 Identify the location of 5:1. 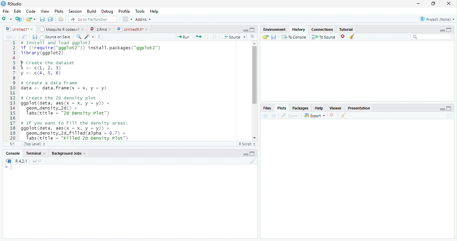
(11, 144).